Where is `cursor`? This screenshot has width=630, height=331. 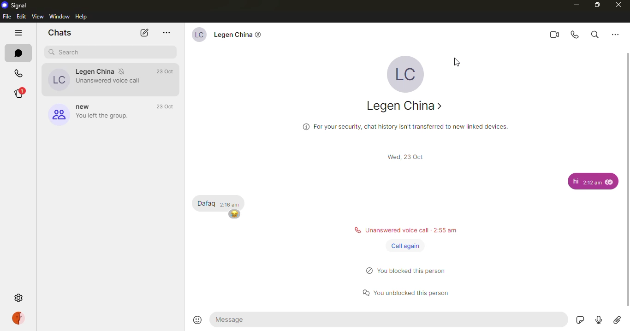 cursor is located at coordinates (456, 62).